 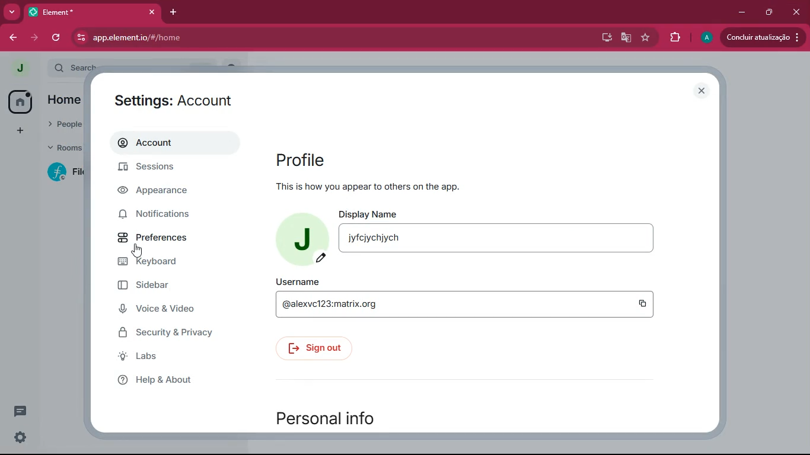 What do you see at coordinates (162, 191) in the screenshot?
I see `appearance` at bounding box center [162, 191].